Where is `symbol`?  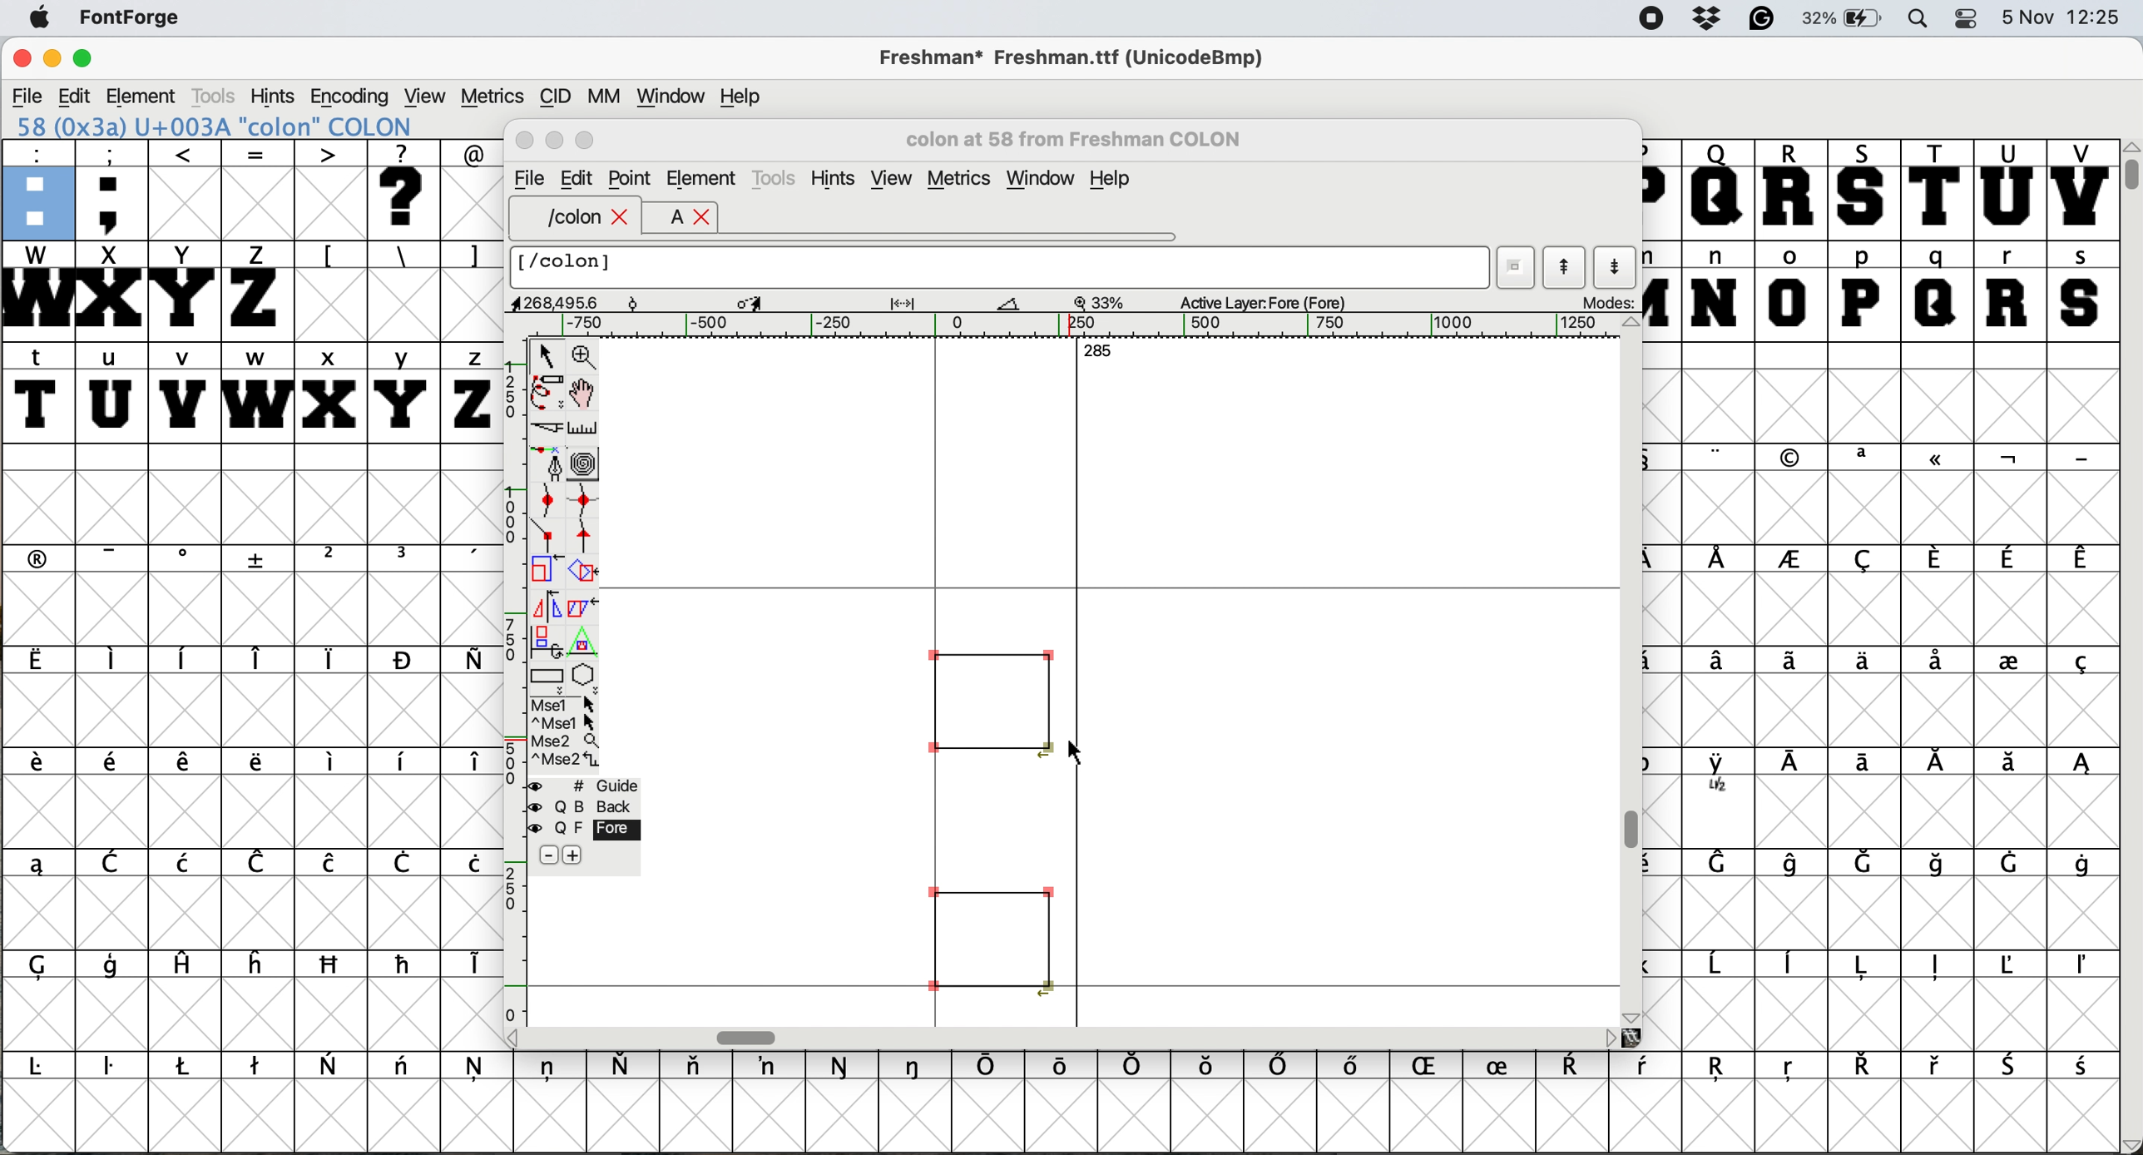 symbol is located at coordinates (2017, 964).